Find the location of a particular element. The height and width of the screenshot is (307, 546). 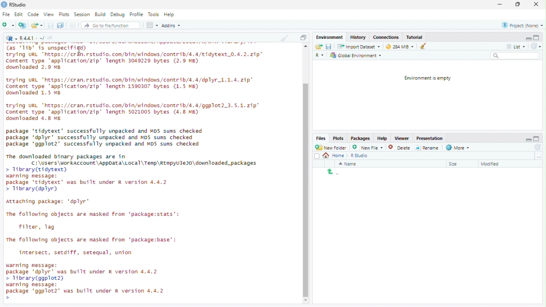

Packages is located at coordinates (360, 139).